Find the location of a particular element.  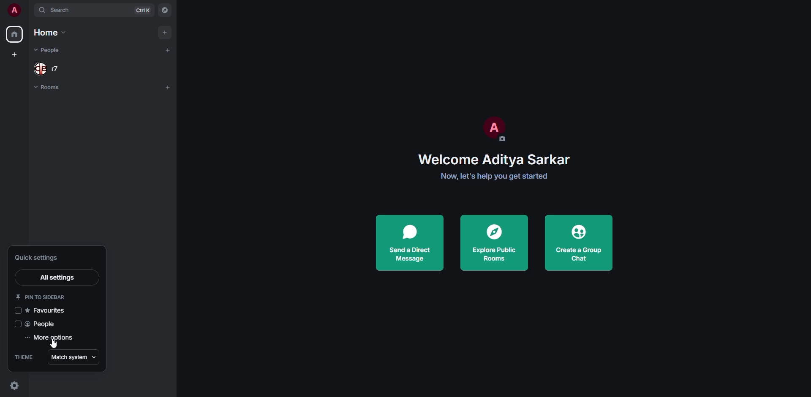

profile is located at coordinates (14, 10).